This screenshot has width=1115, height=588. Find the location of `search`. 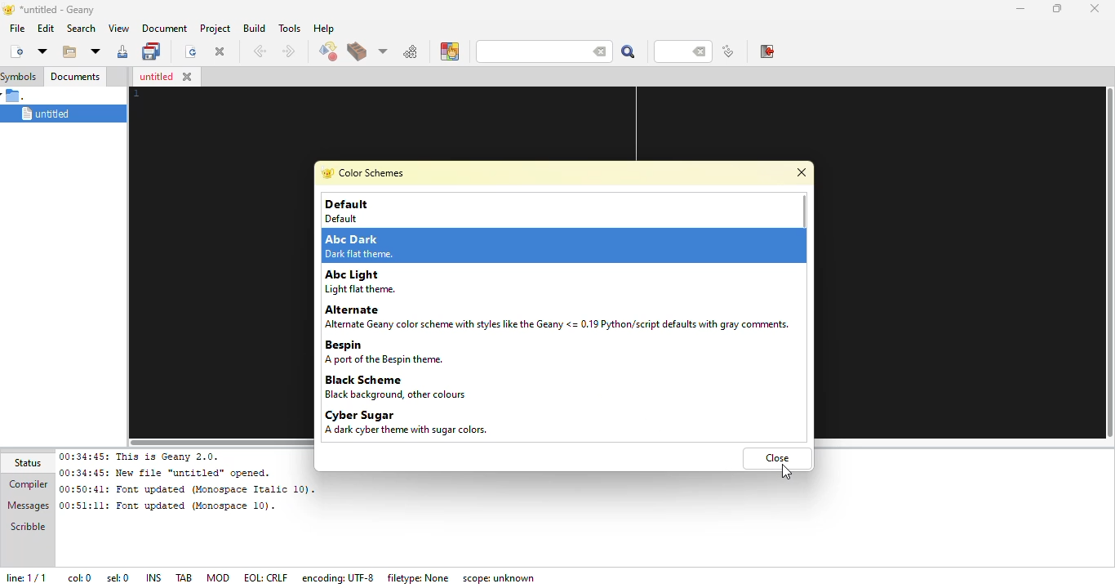

search is located at coordinates (79, 28).